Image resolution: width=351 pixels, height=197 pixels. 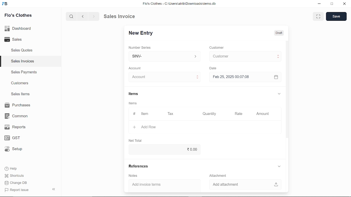 I want to click on Help, so click(x=12, y=169).